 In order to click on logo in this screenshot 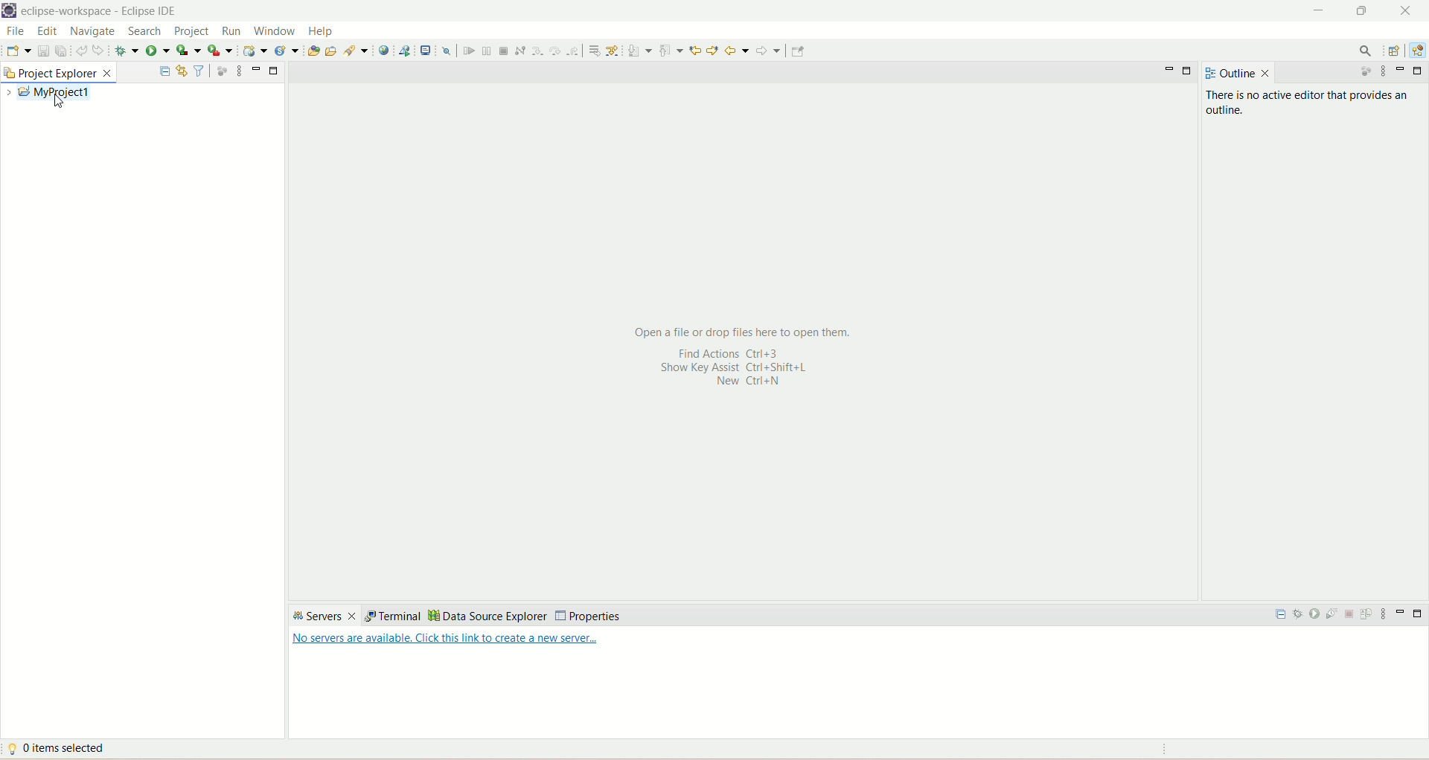, I will do `click(10, 10)`.